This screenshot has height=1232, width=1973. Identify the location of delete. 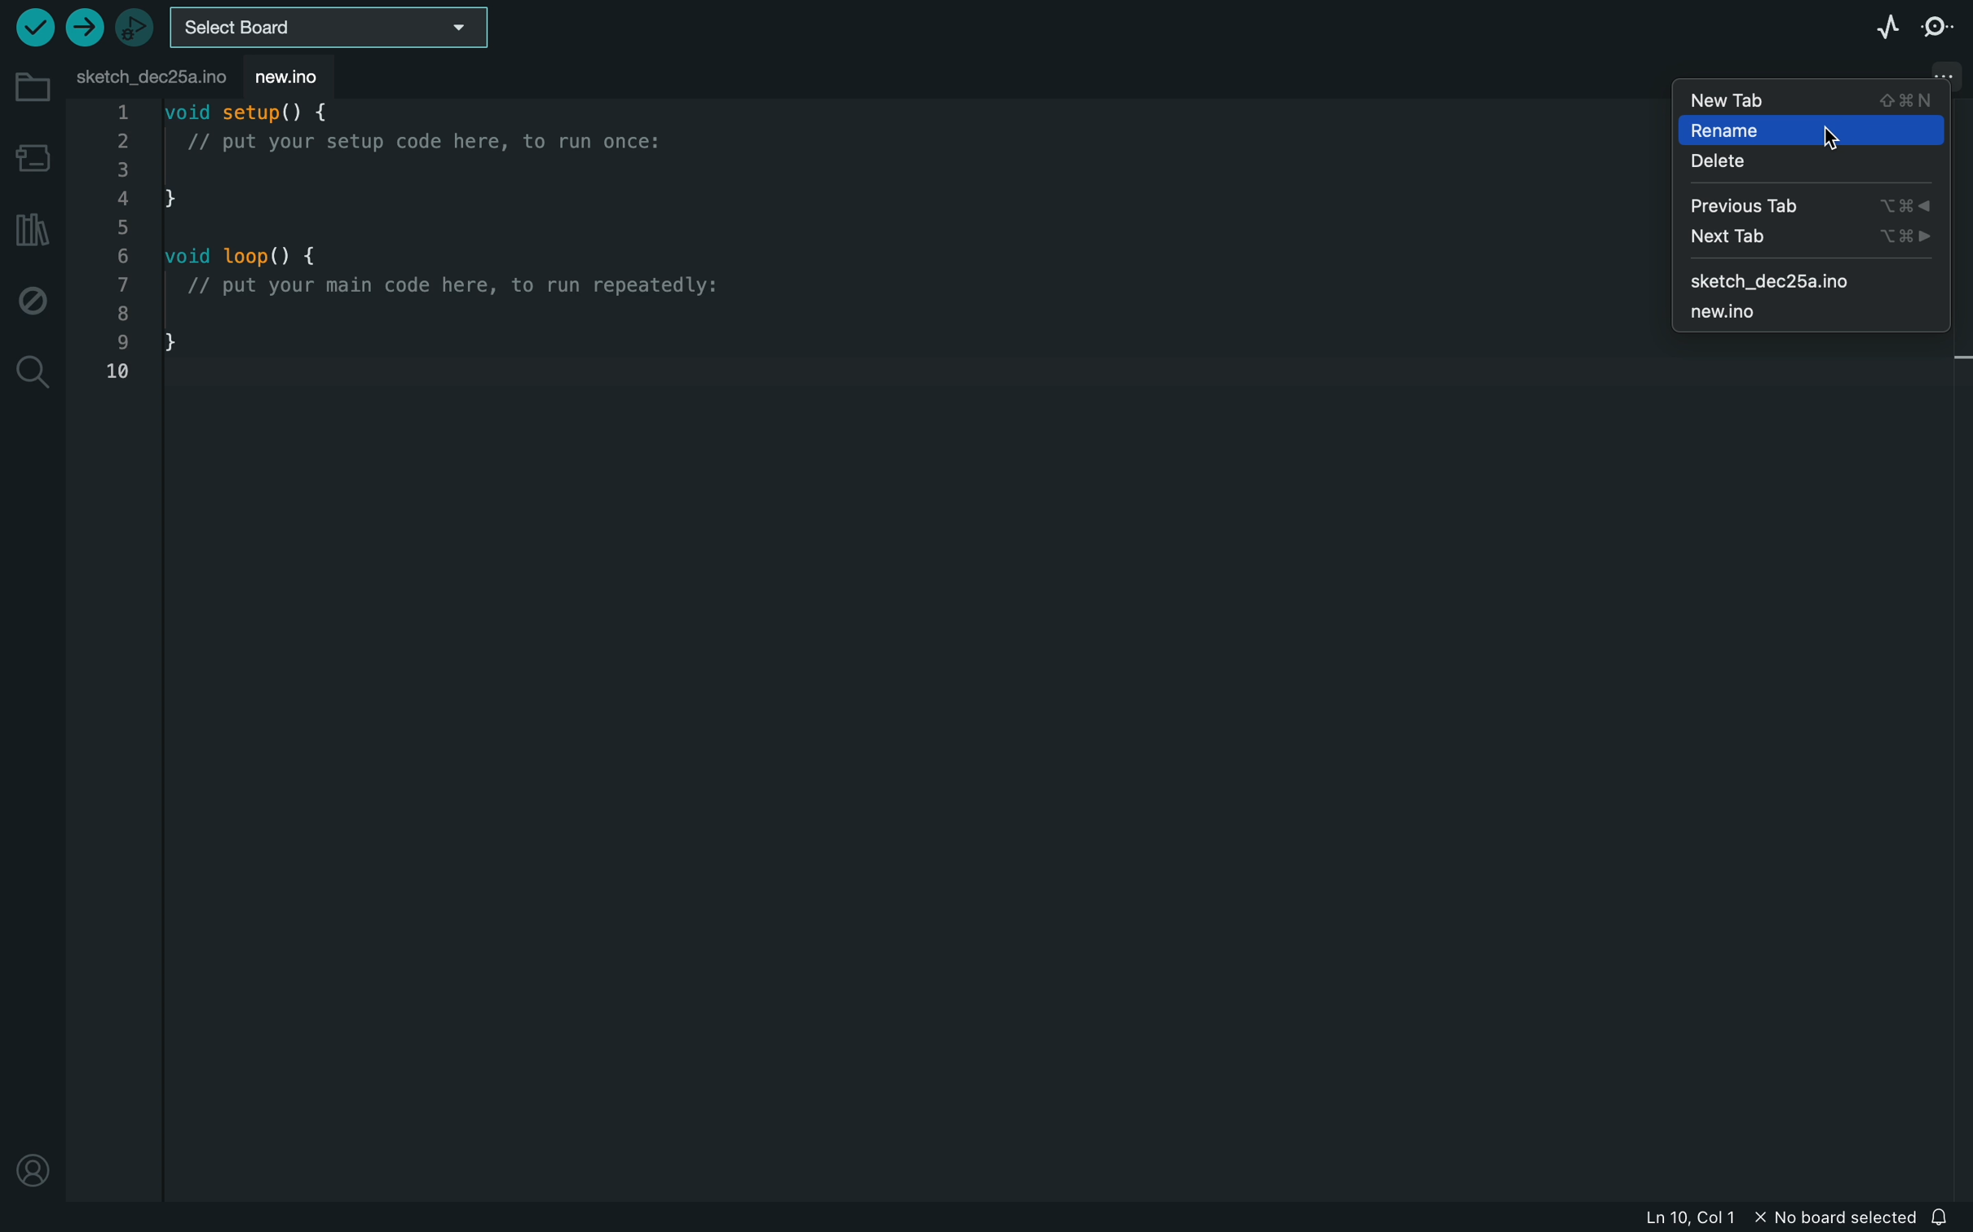
(1811, 163).